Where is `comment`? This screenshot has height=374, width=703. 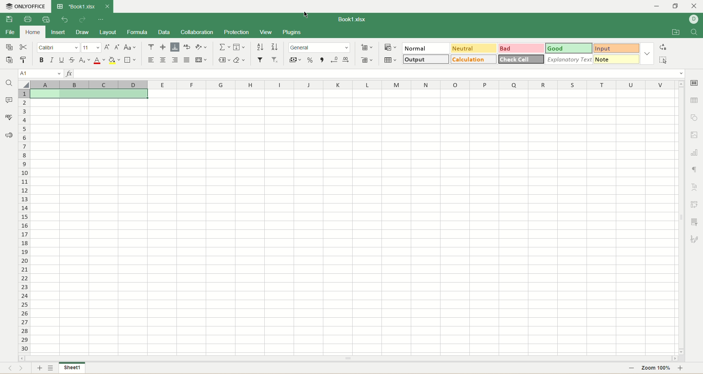
comment is located at coordinates (10, 101).